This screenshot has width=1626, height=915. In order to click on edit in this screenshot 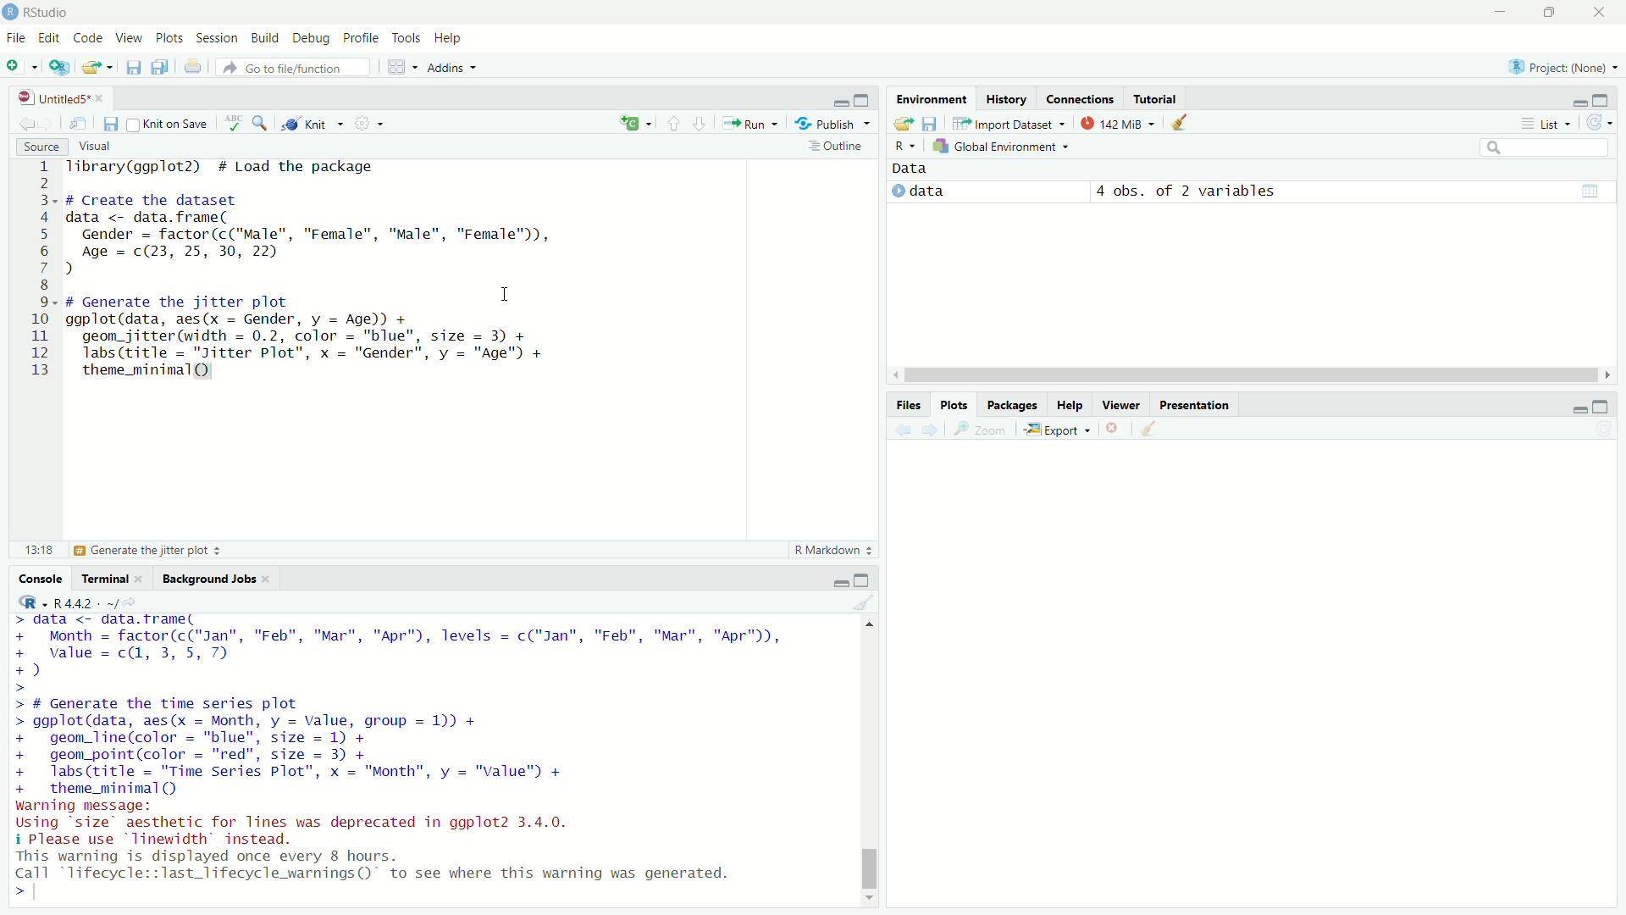, I will do `click(50, 39)`.